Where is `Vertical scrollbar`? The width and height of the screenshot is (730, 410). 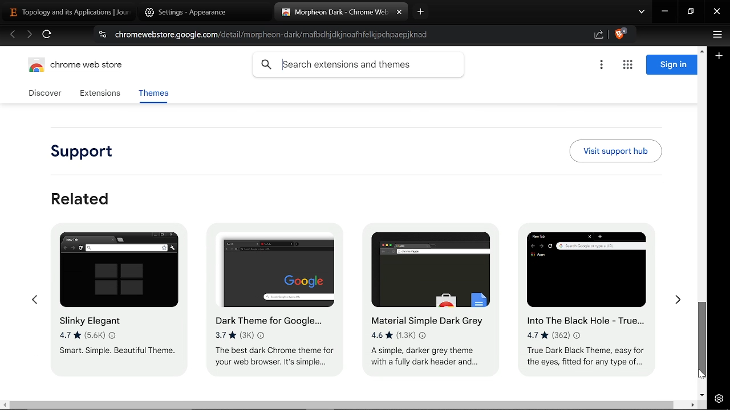 Vertical scrollbar is located at coordinates (703, 339).